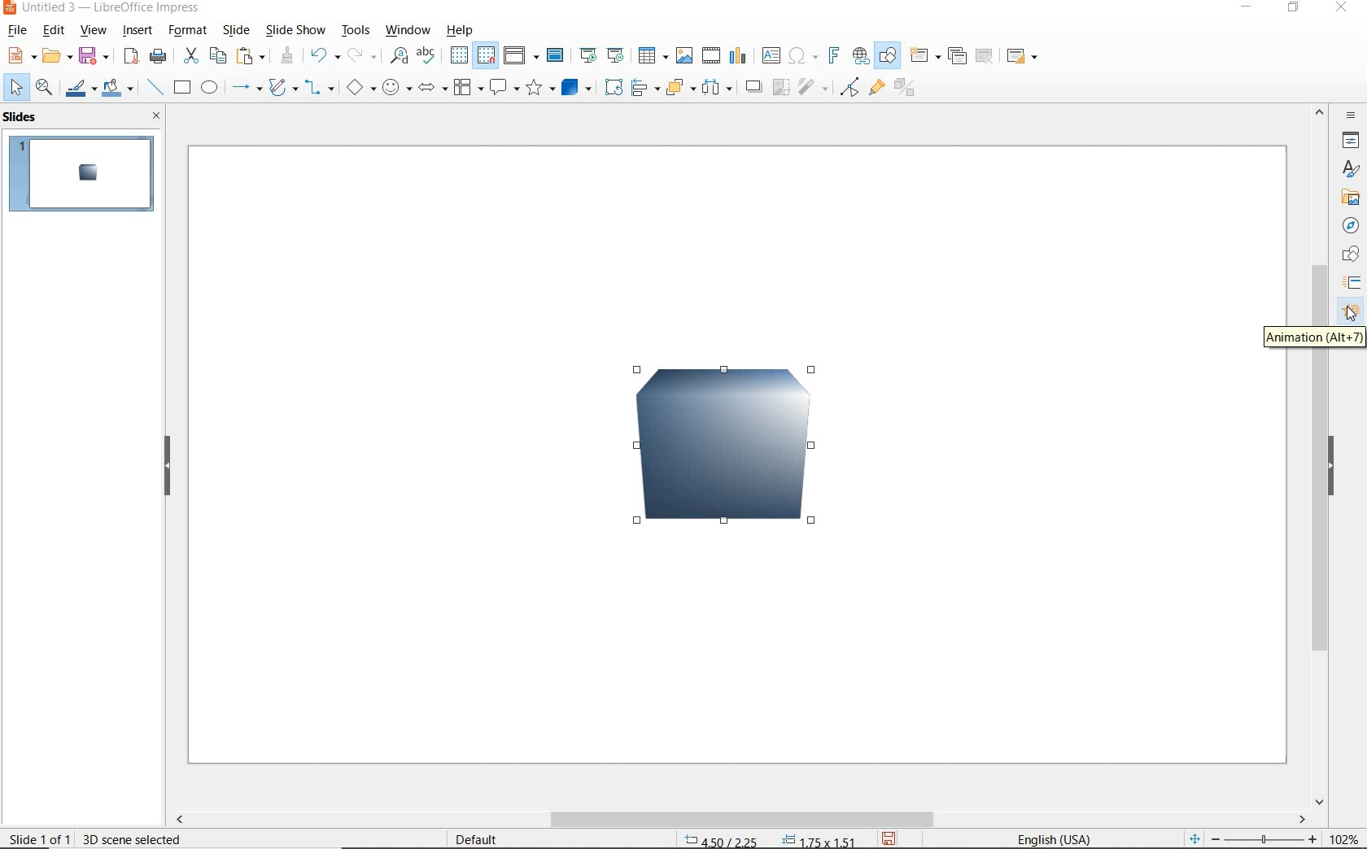 The width and height of the screenshot is (1367, 849). Describe the element at coordinates (644, 87) in the screenshot. I see `align objects` at that location.